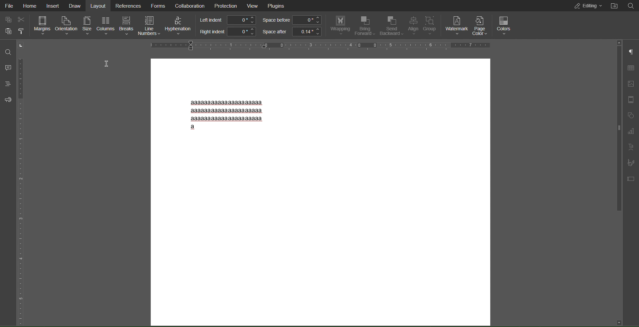  I want to click on Paragraph Settings, so click(631, 53).